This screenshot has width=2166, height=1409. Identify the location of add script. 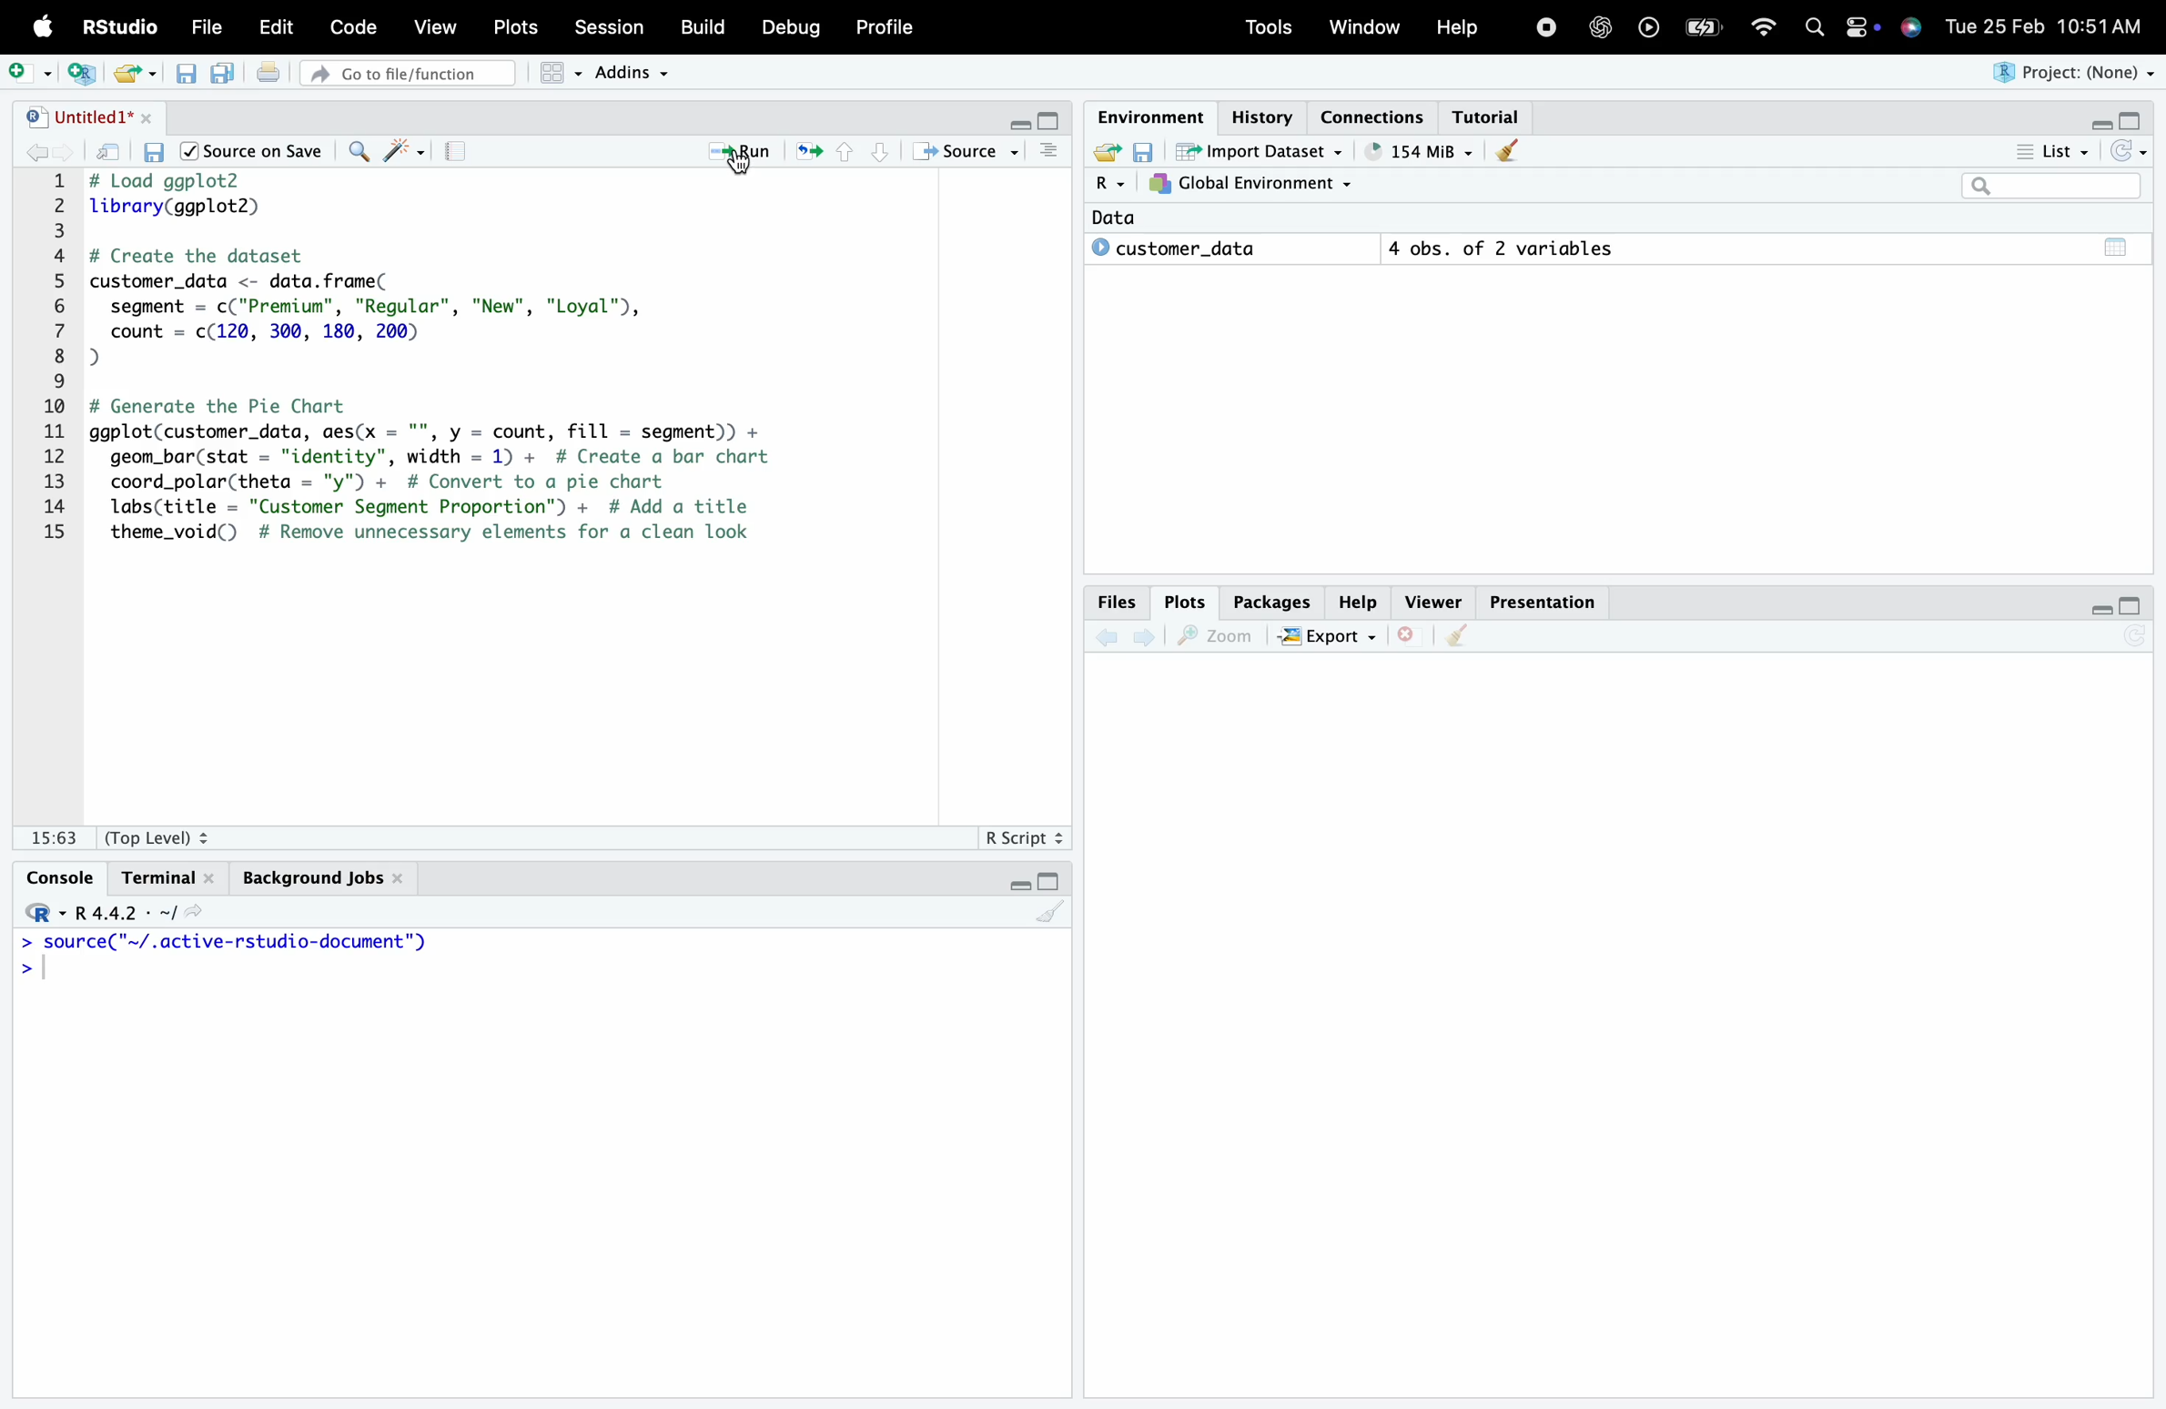
(28, 68).